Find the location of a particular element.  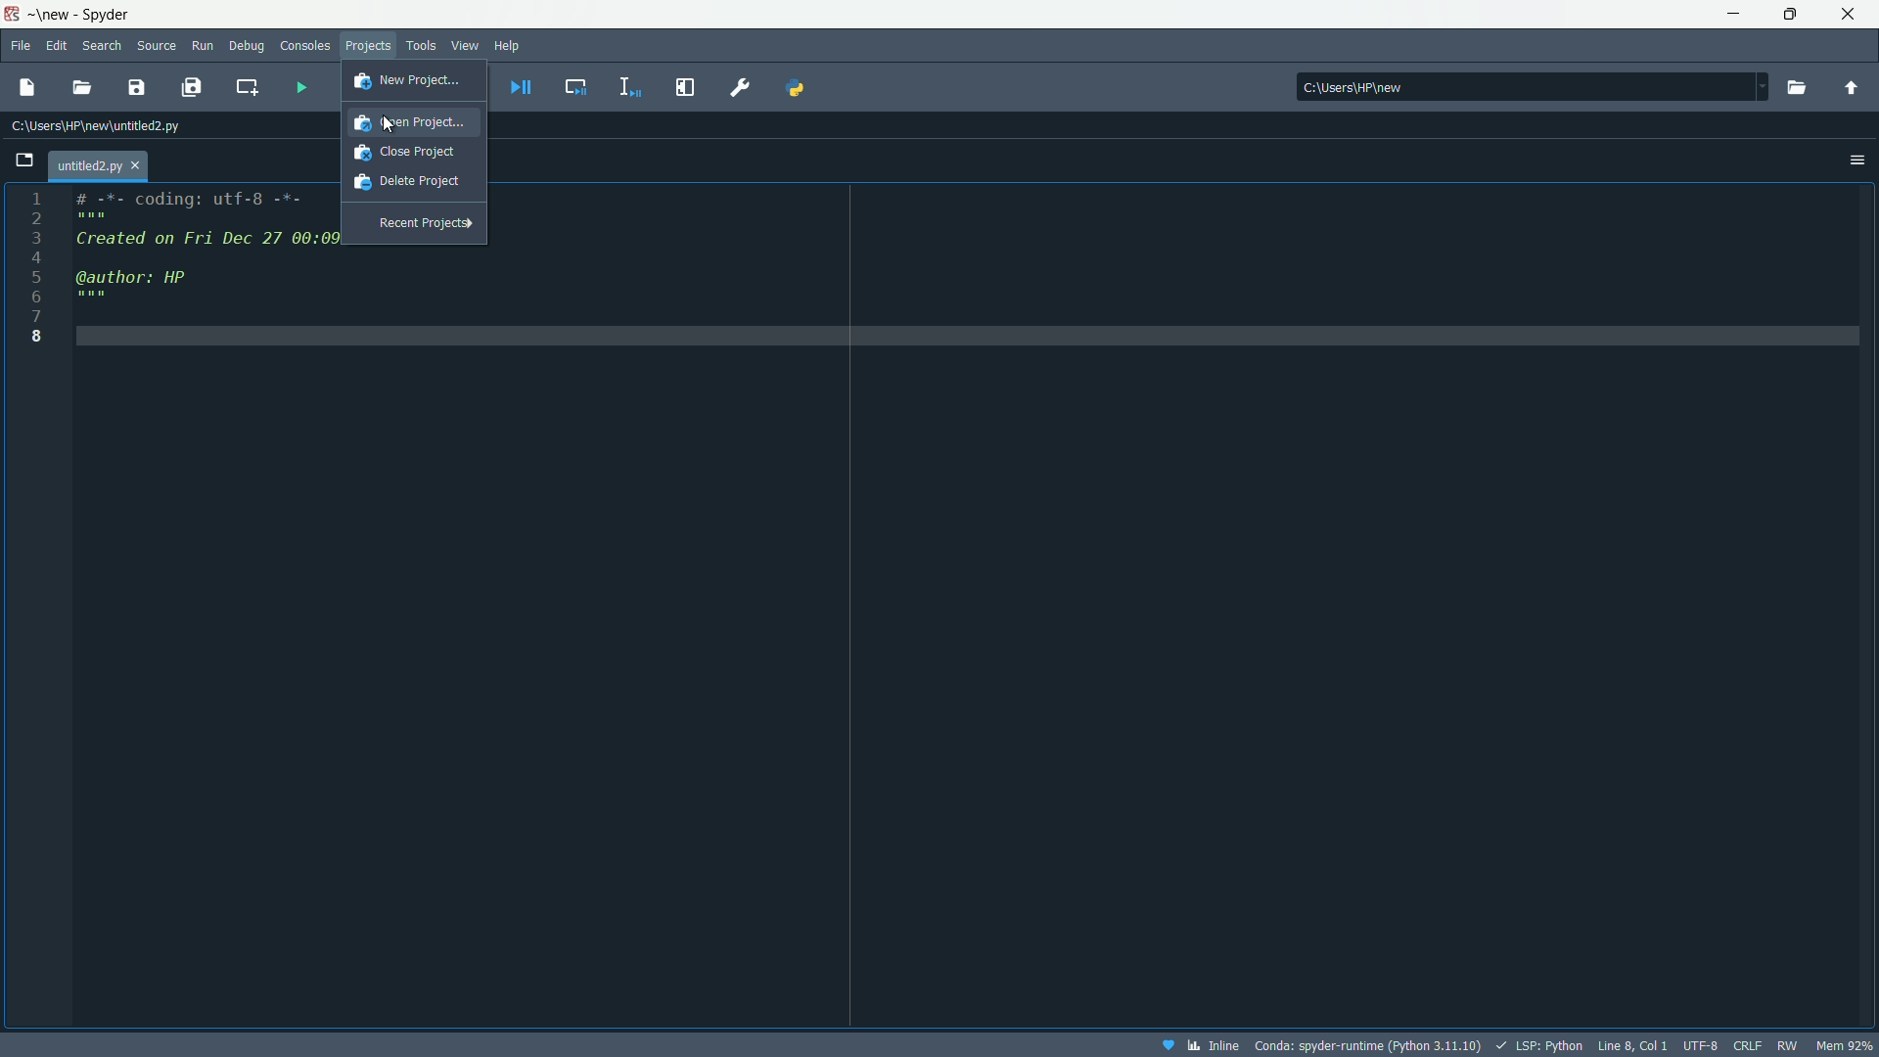

Help is located at coordinates (510, 43).